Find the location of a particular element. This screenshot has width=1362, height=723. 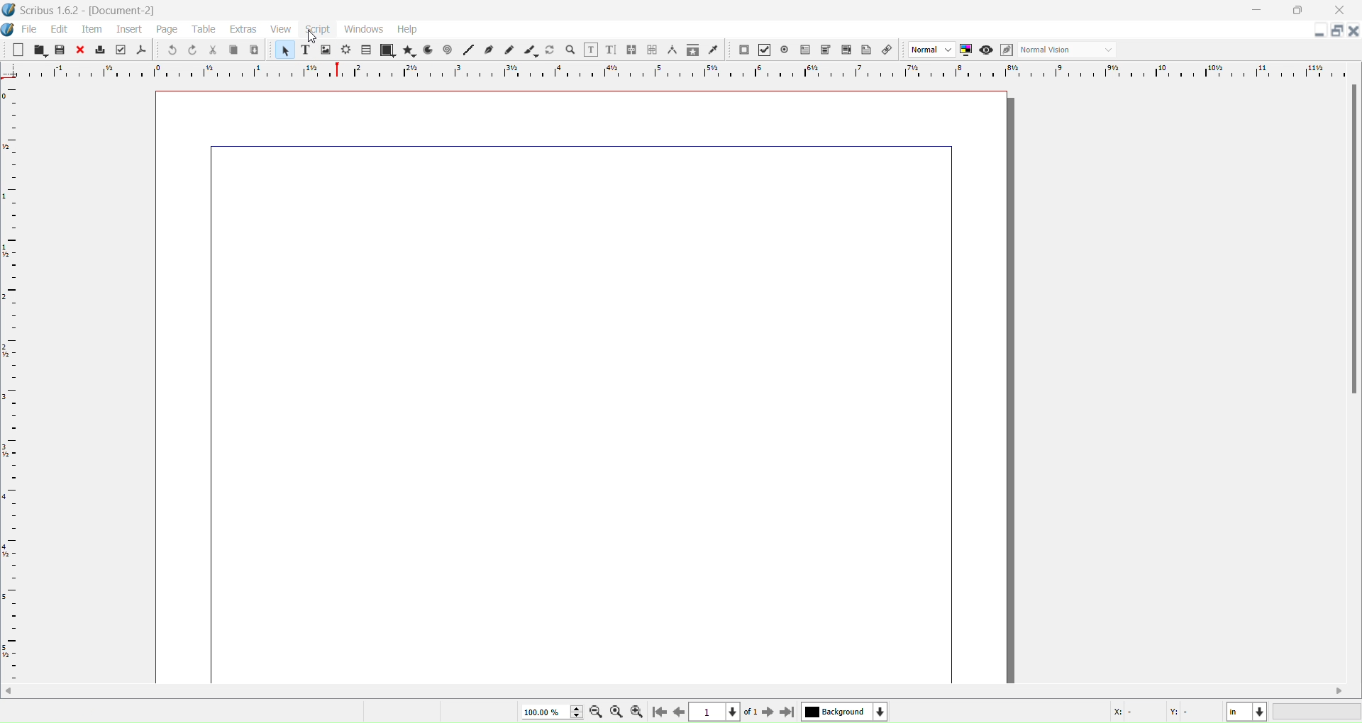

Table is located at coordinates (204, 30).